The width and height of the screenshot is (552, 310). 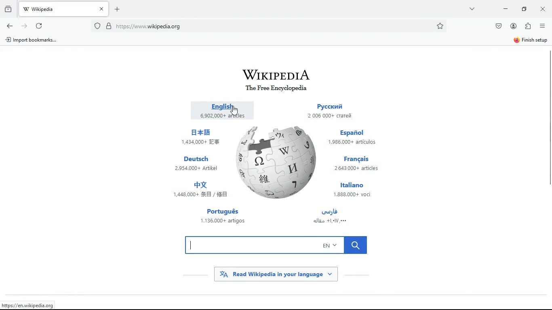 What do you see at coordinates (198, 164) in the screenshot?
I see `deutsch` at bounding box center [198, 164].